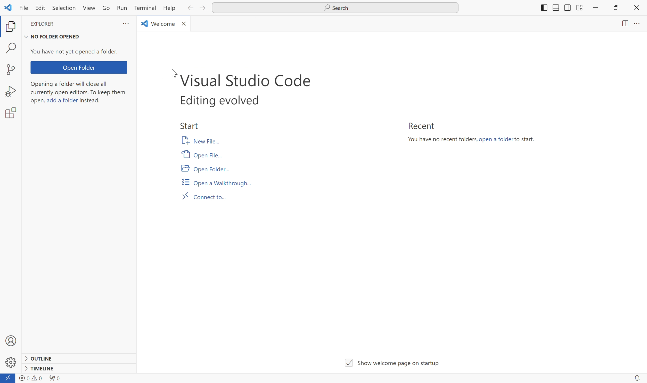 The image size is (647, 383). Describe the element at coordinates (8, 6) in the screenshot. I see `logo` at that location.